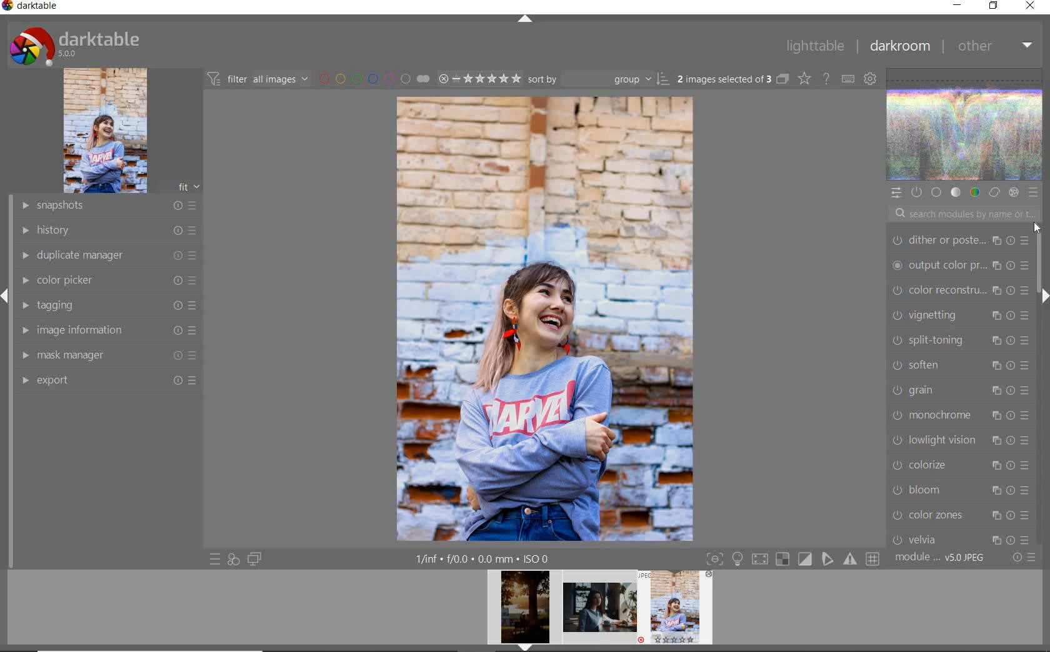 Image resolution: width=1050 pixels, height=652 pixels. Describe the element at coordinates (77, 44) in the screenshot. I see `system logo and name` at that location.